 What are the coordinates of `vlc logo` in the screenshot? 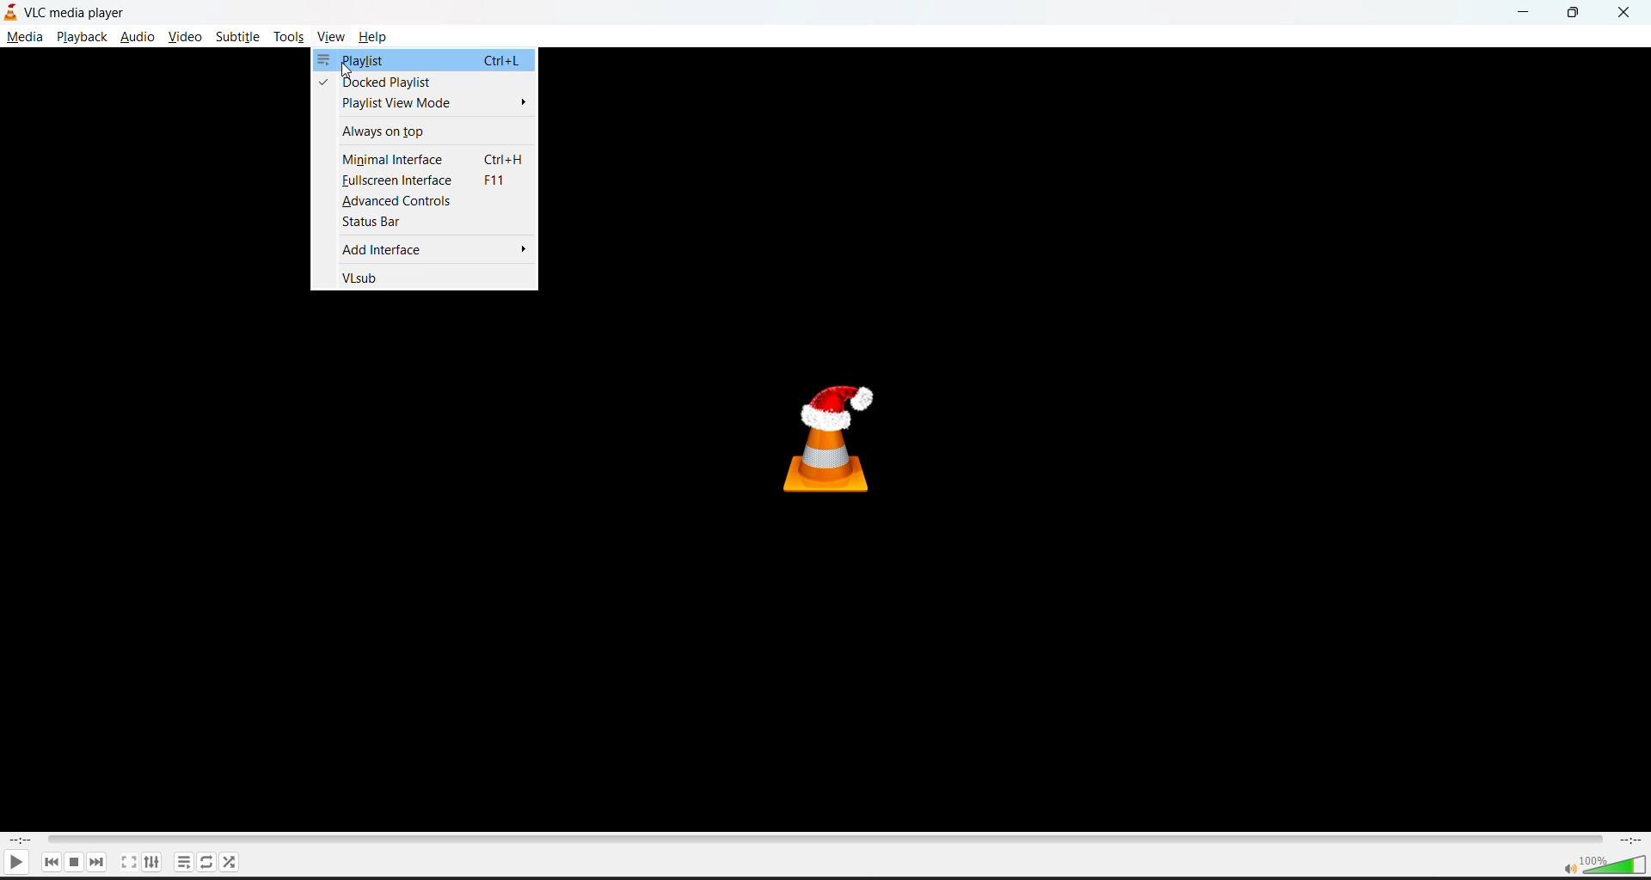 It's located at (11, 13).